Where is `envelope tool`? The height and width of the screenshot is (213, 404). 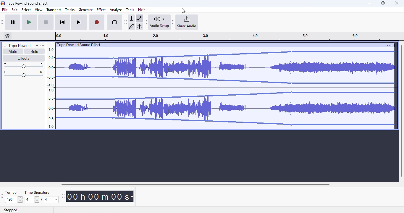
envelope tool is located at coordinates (139, 18).